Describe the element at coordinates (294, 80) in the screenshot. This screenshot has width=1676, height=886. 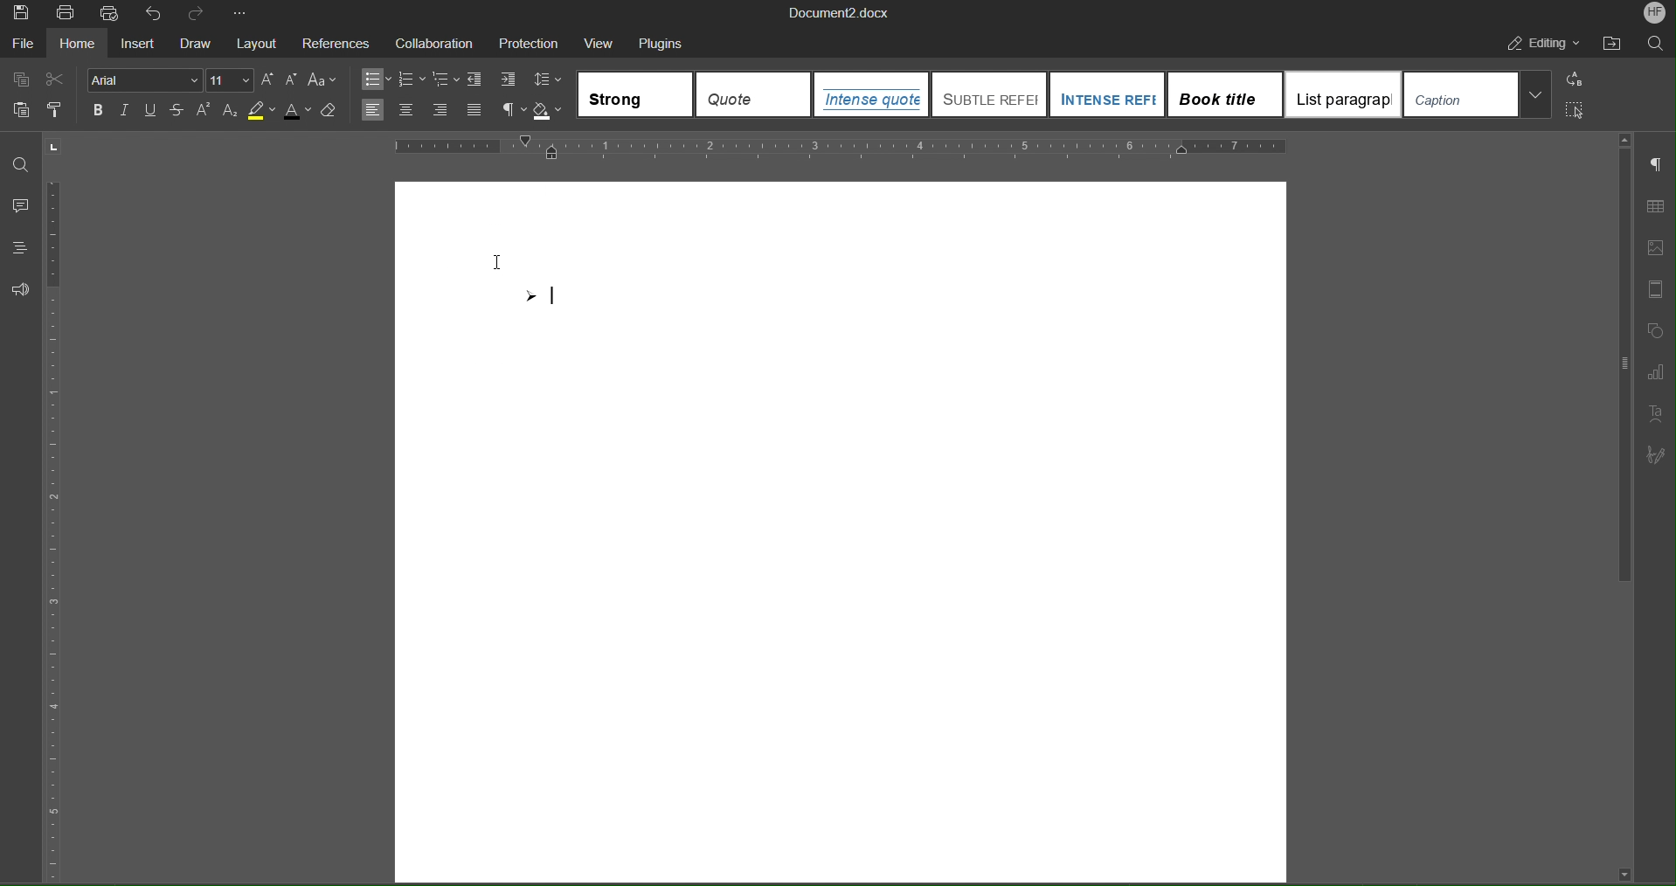
I see `Decrease Size` at that location.